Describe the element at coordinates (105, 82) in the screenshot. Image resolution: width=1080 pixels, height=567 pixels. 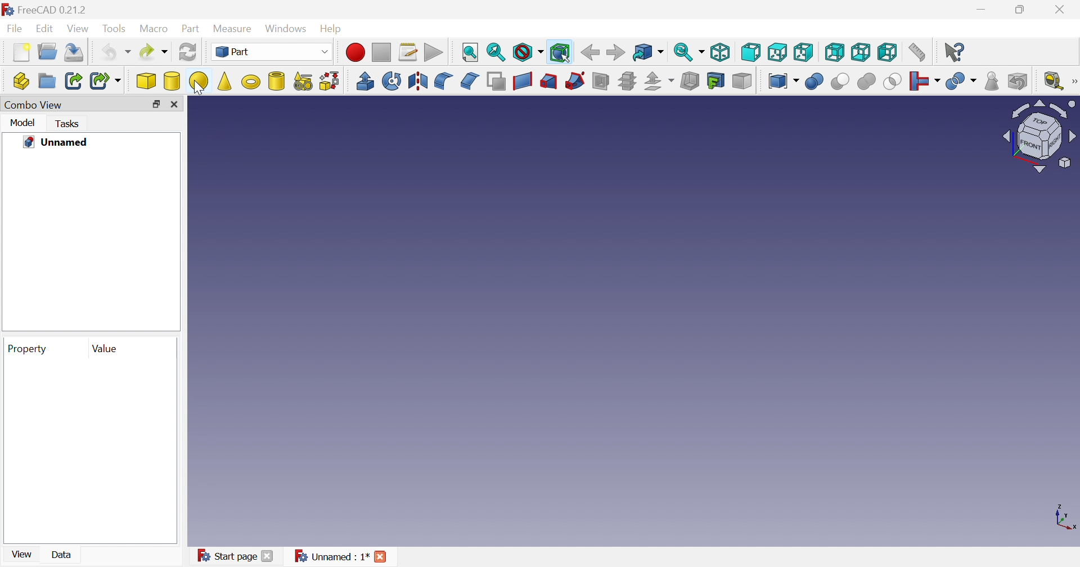
I see `Create sub-link` at that location.